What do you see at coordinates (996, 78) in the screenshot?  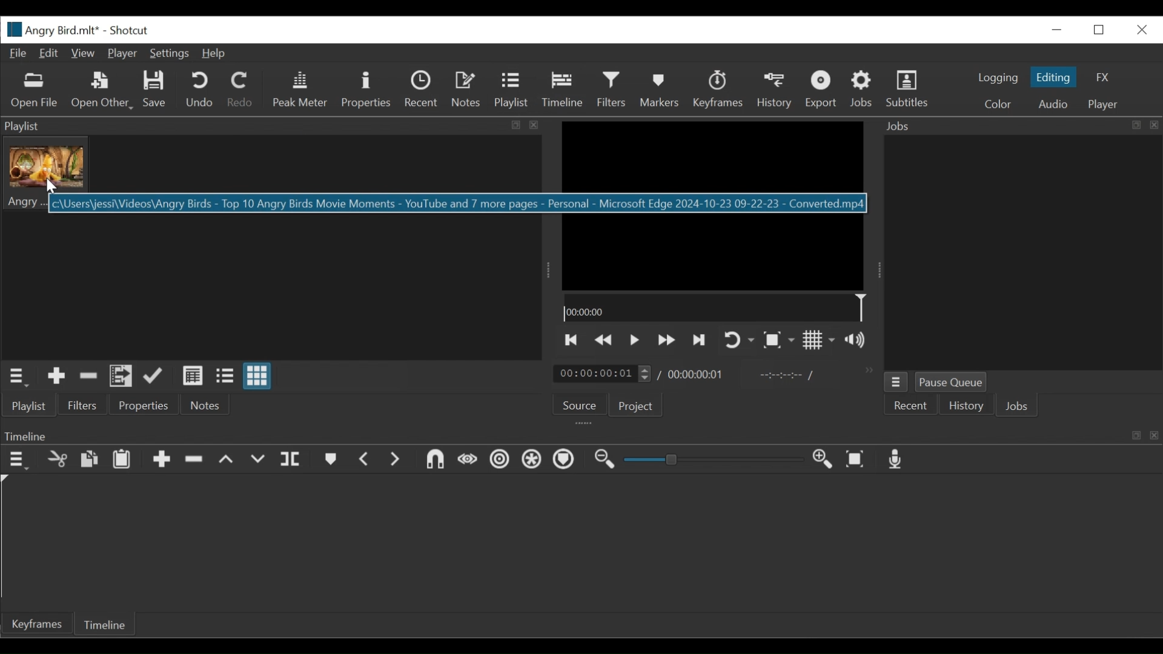 I see `logging` at bounding box center [996, 78].